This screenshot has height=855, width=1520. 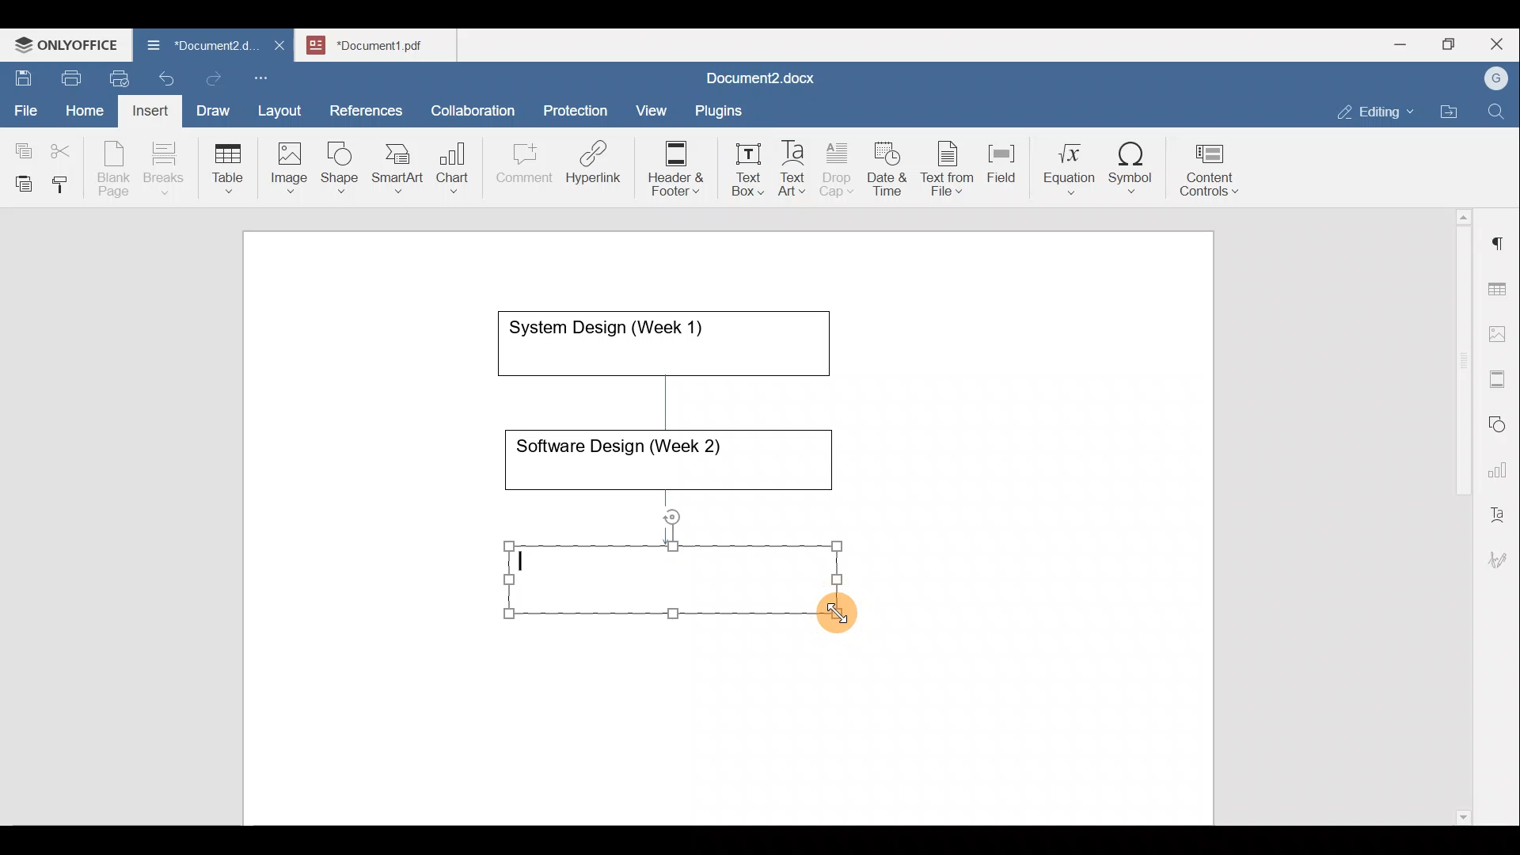 What do you see at coordinates (66, 147) in the screenshot?
I see `Cut` at bounding box center [66, 147].